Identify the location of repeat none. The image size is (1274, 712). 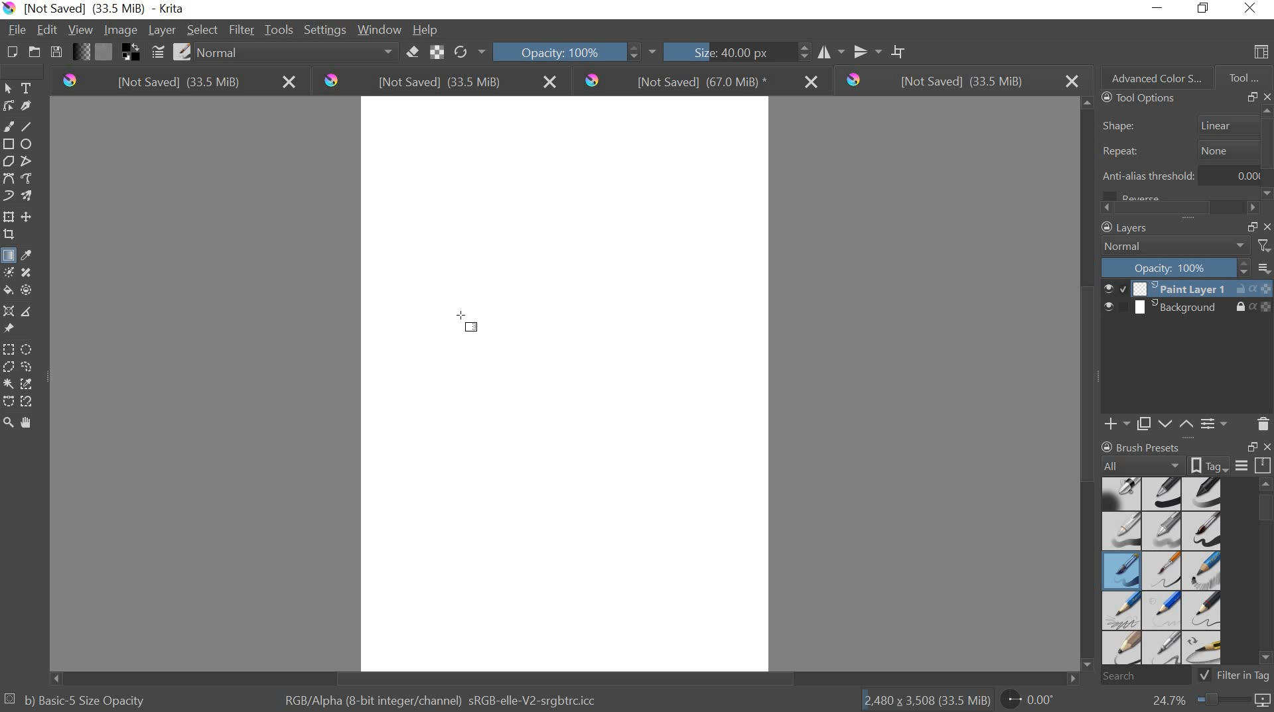
(1179, 151).